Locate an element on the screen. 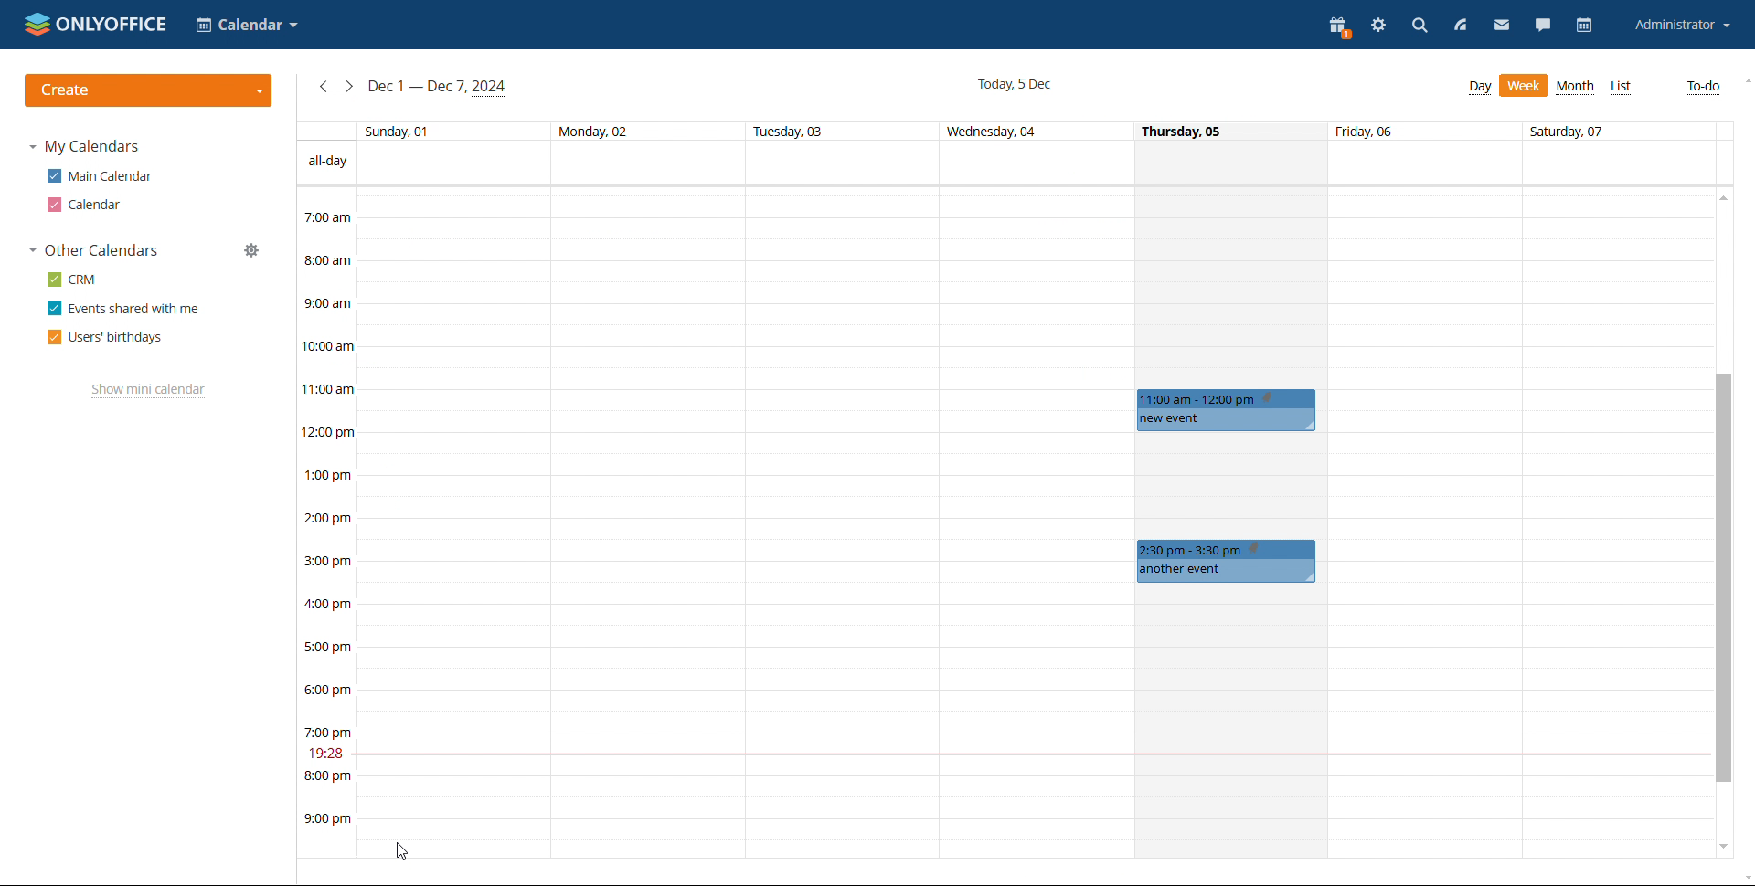 This screenshot has height=886, width=1755. settings is located at coordinates (1380, 26).